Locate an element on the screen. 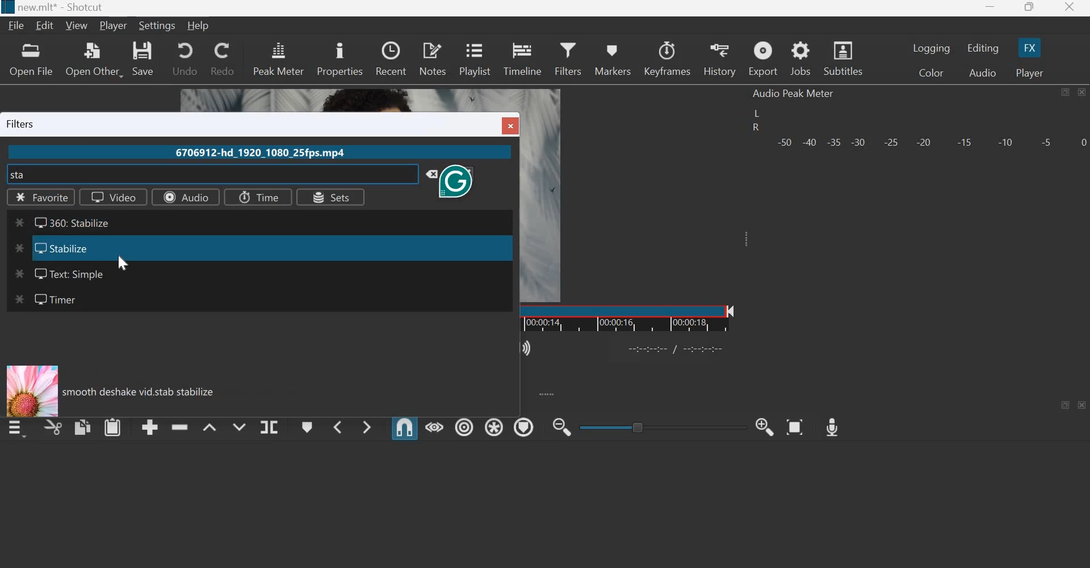  paste is located at coordinates (112, 427).